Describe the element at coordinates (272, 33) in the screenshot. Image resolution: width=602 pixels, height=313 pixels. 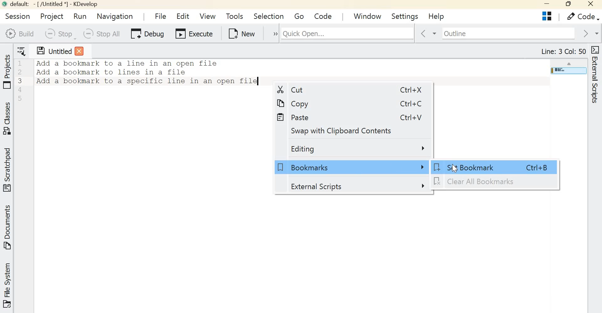
I see `expand` at that location.